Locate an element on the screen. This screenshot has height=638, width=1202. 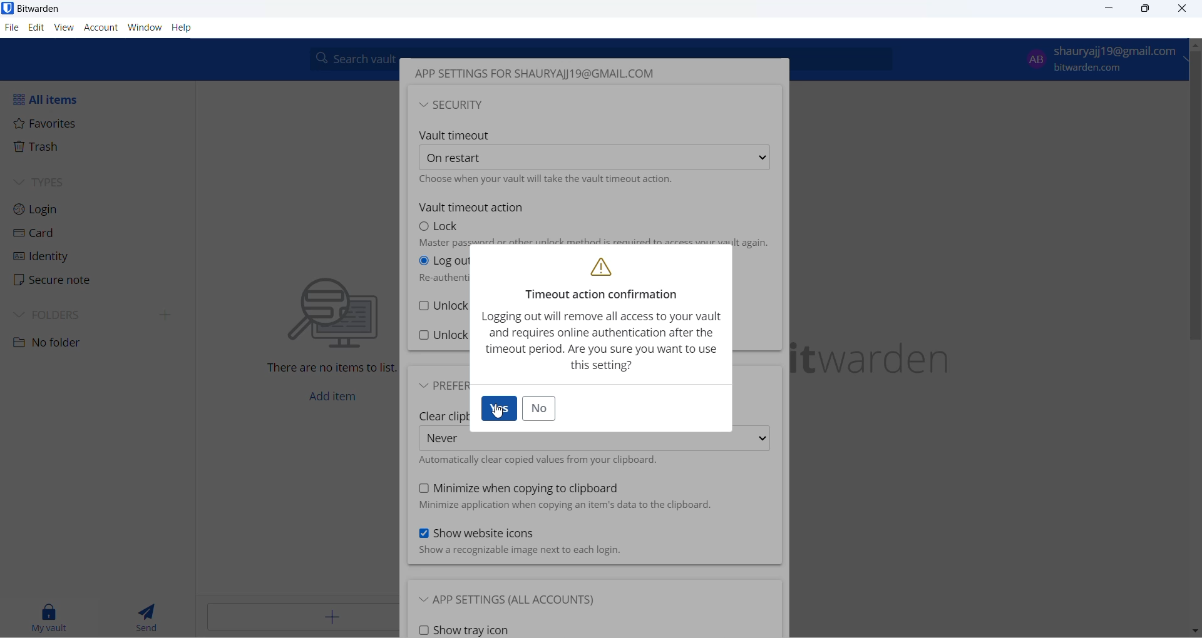
yes is located at coordinates (498, 408).